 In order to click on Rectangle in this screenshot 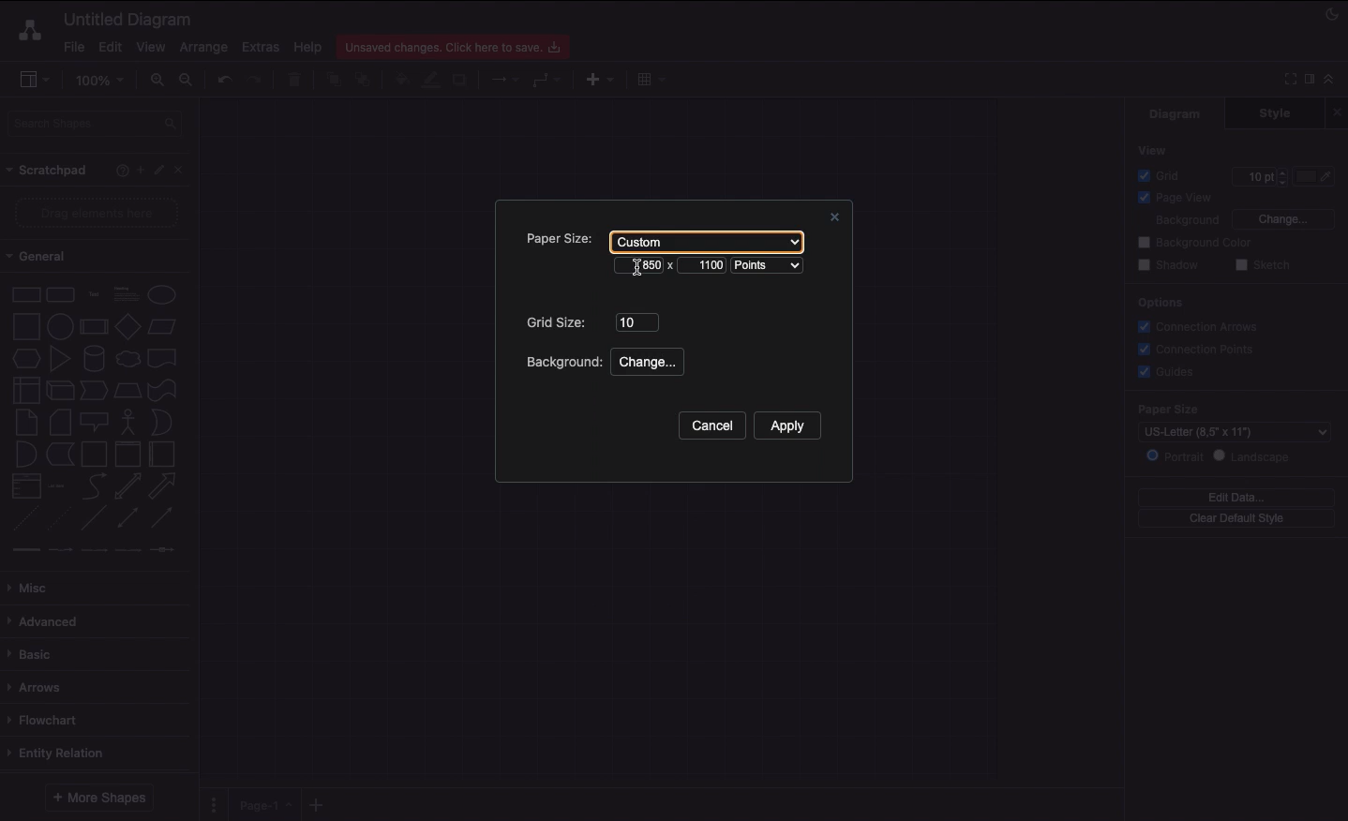, I will do `click(24, 293)`.